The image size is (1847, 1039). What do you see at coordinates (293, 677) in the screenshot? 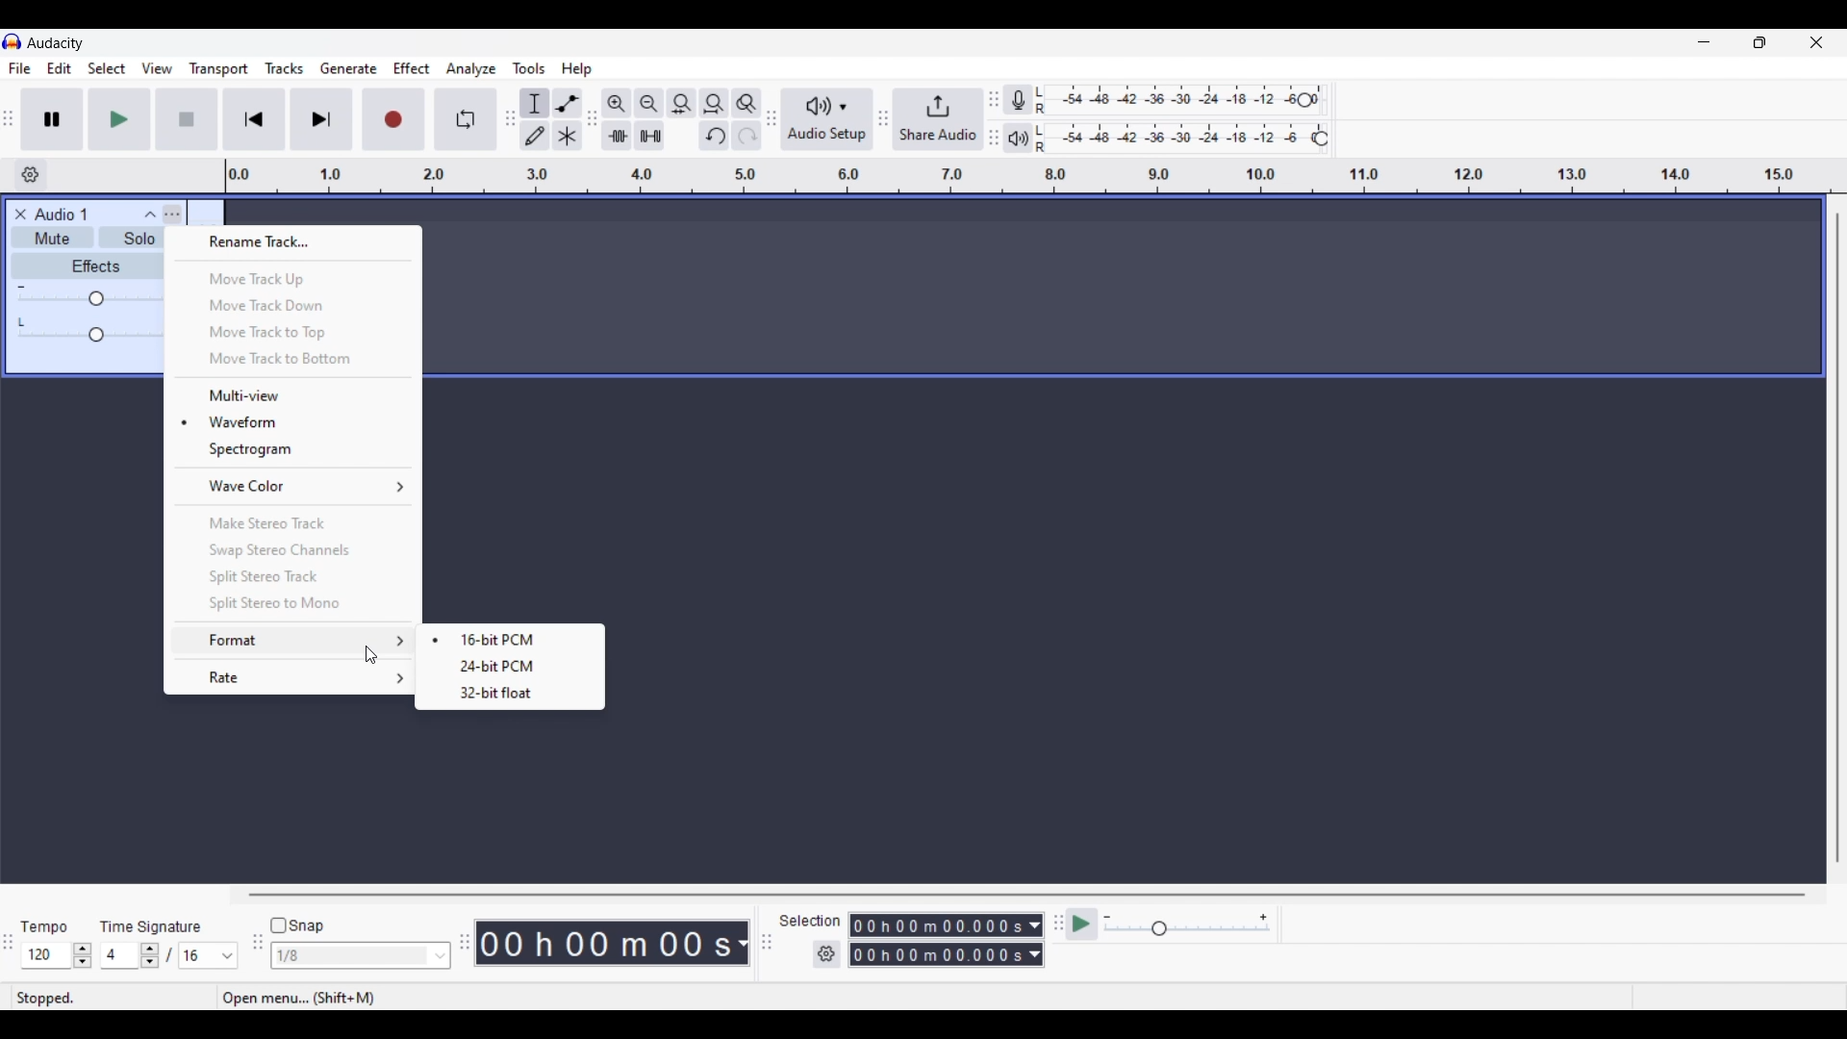
I see `Rate options` at bounding box center [293, 677].